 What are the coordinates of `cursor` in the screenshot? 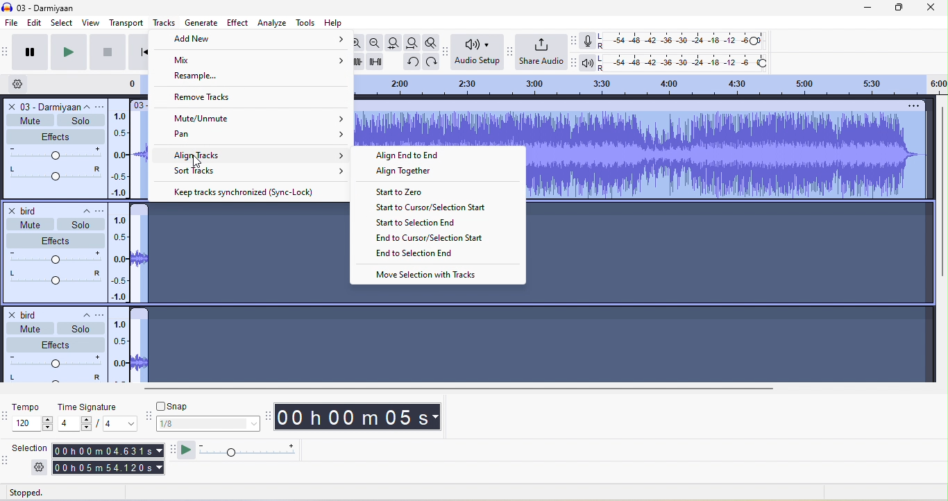 It's located at (198, 162).